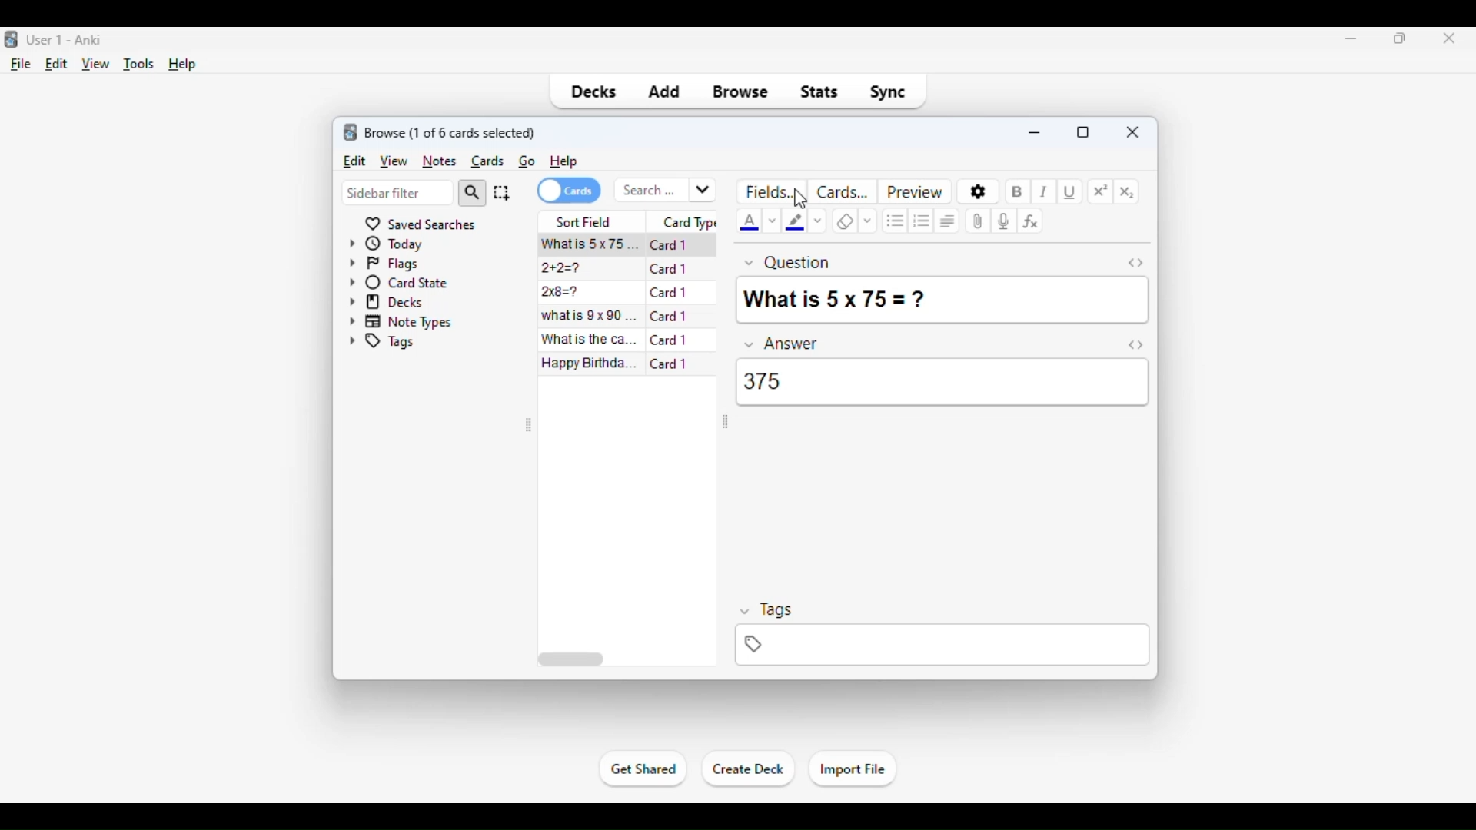 The image size is (1476, 830). What do you see at coordinates (22, 65) in the screenshot?
I see `file` at bounding box center [22, 65].